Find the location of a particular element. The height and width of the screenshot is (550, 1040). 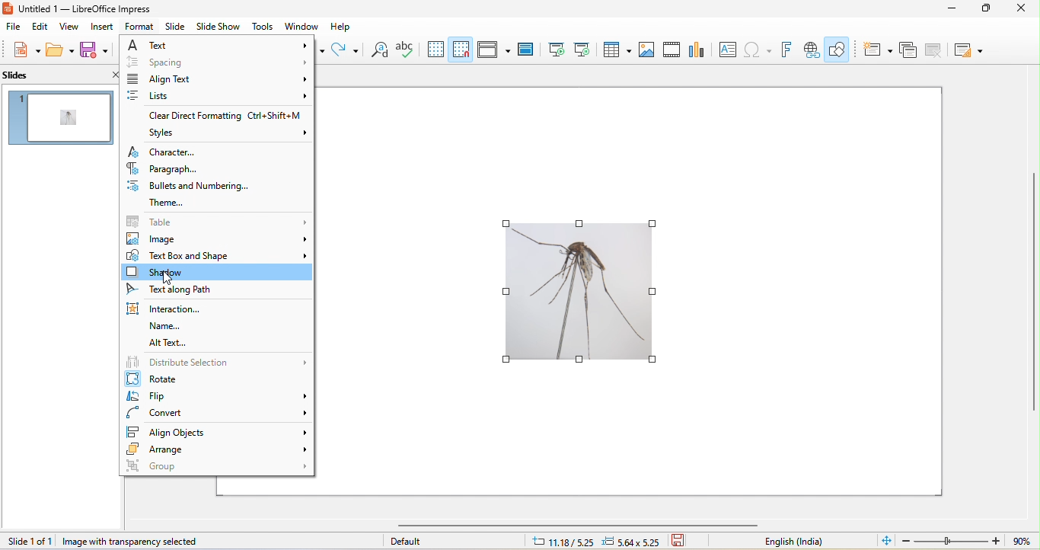

duplicate is located at coordinates (909, 50).